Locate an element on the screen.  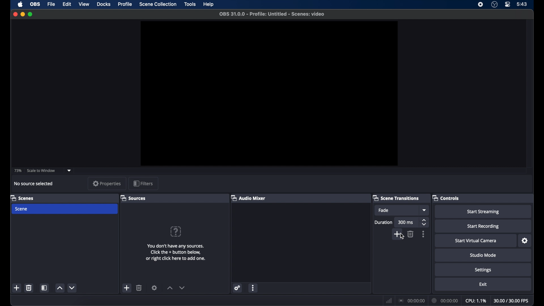
more options is located at coordinates (423, 234).